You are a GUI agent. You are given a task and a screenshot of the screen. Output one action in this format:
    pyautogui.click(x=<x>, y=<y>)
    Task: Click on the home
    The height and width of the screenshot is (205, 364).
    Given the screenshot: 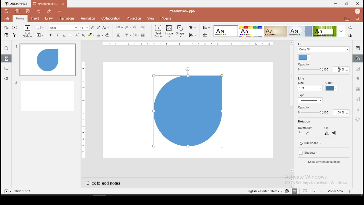 What is the action you would take?
    pyautogui.click(x=20, y=19)
    